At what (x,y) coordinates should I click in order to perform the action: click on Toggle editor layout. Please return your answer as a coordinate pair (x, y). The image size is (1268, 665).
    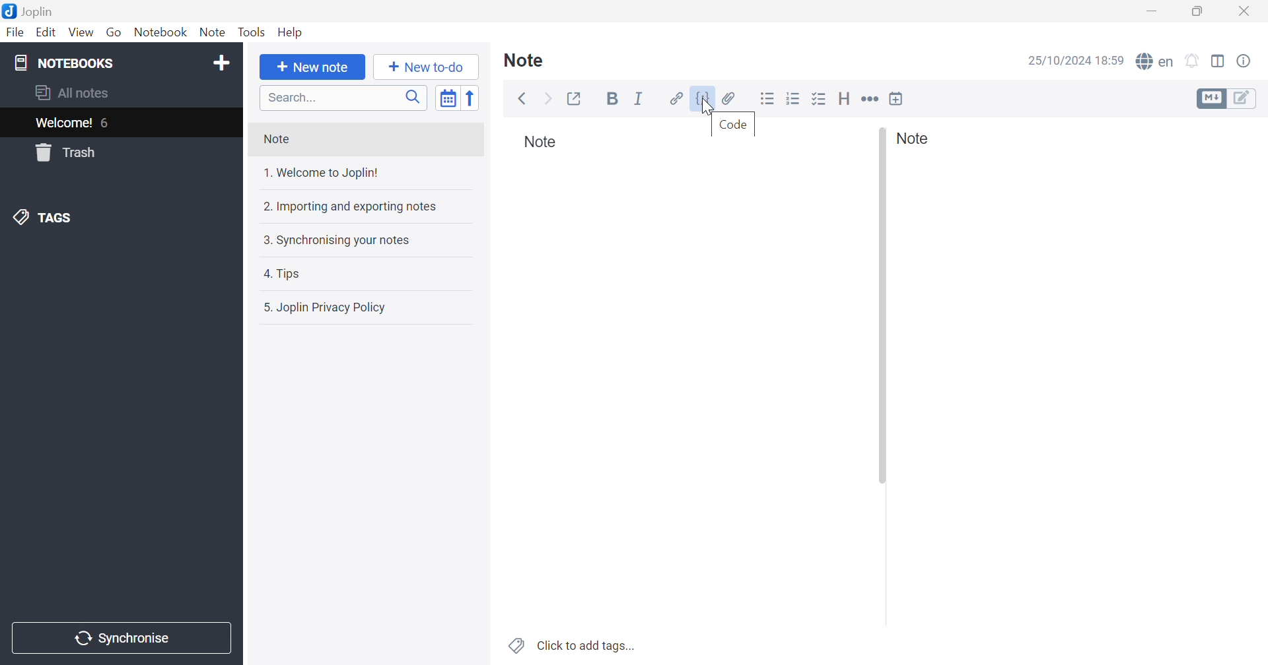
    Looking at the image, I should click on (1219, 64).